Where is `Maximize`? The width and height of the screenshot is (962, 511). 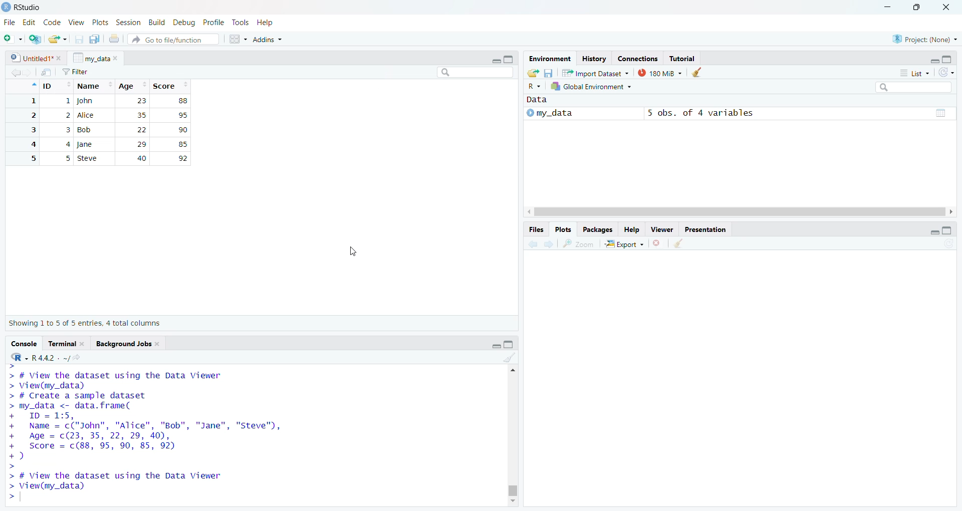 Maximize is located at coordinates (509, 60).